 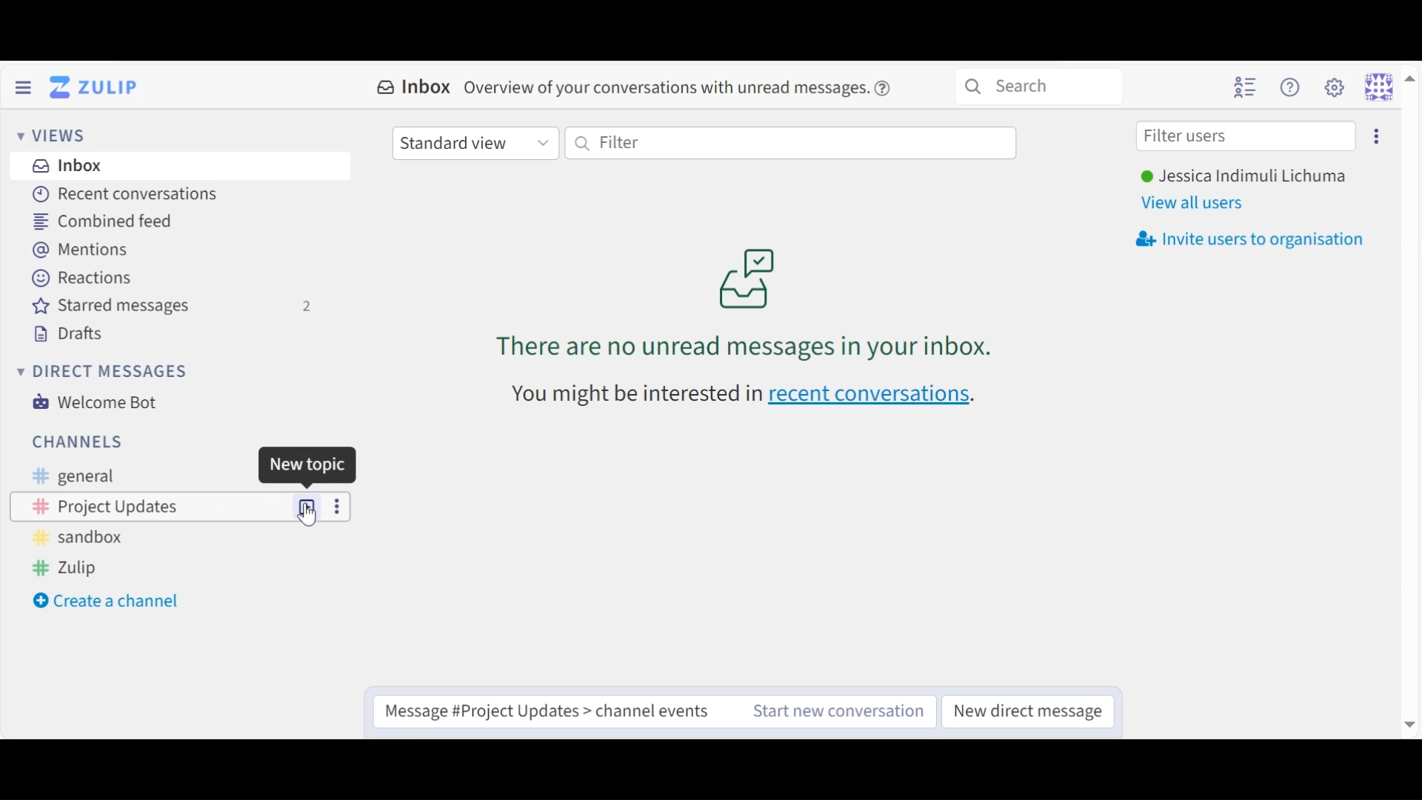 I want to click on help, so click(x=887, y=88).